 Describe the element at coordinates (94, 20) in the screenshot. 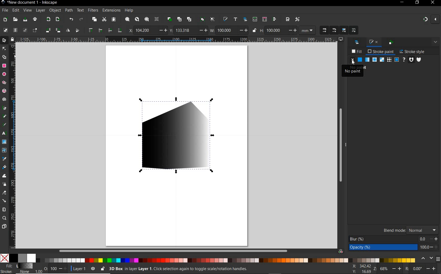

I see `COPY` at that location.